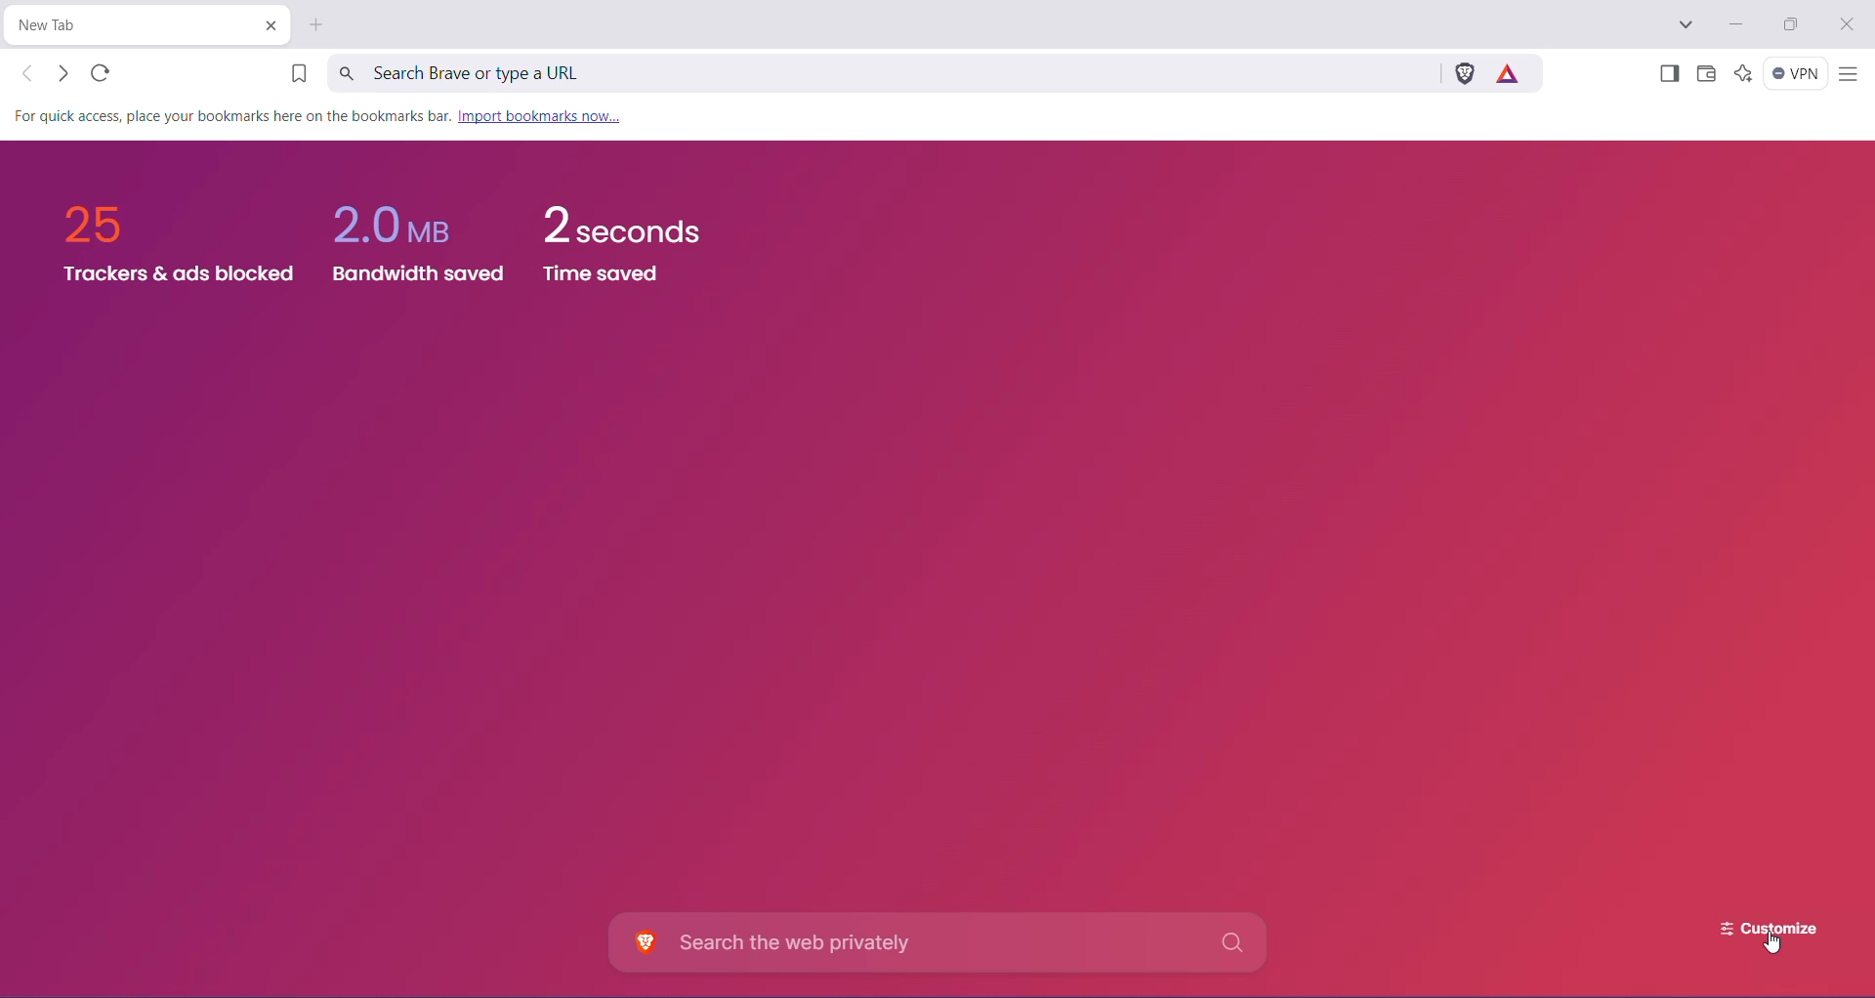 The width and height of the screenshot is (1875, 998). I want to click on Customize, so click(1754, 923).